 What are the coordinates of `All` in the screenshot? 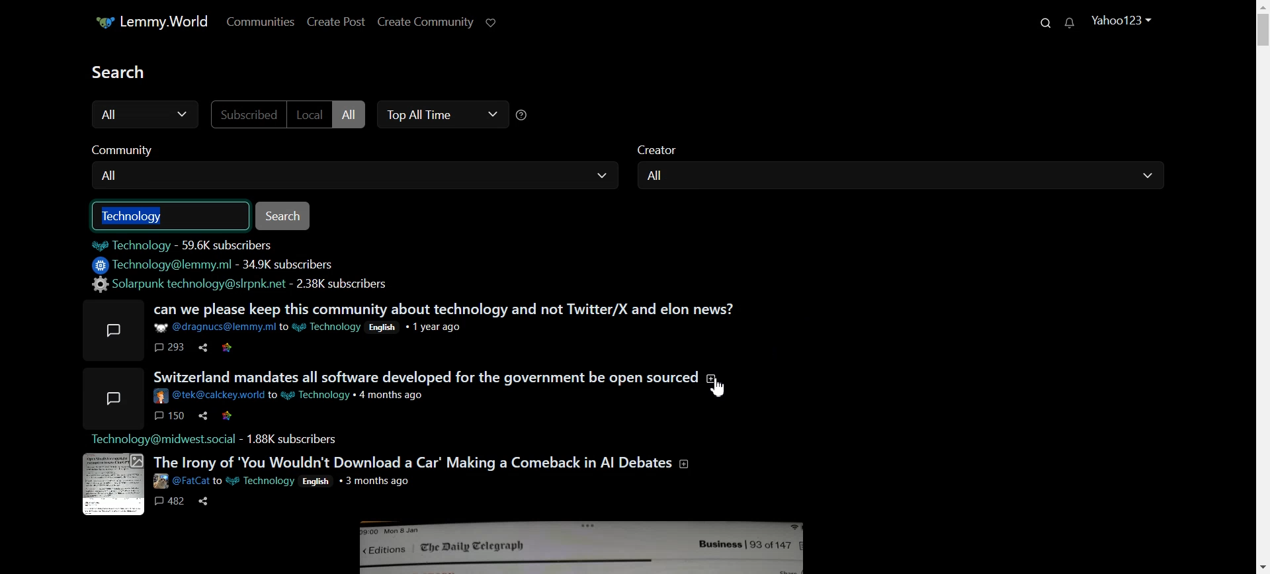 It's located at (360, 175).